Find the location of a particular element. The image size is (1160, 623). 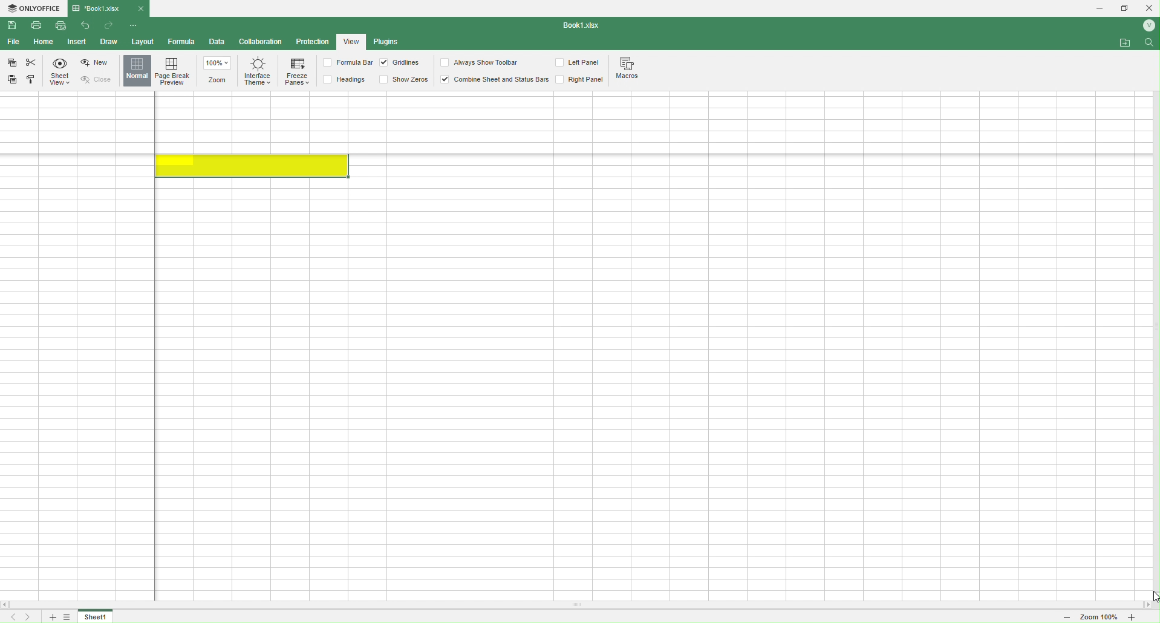

Minimize is located at coordinates (1095, 8).